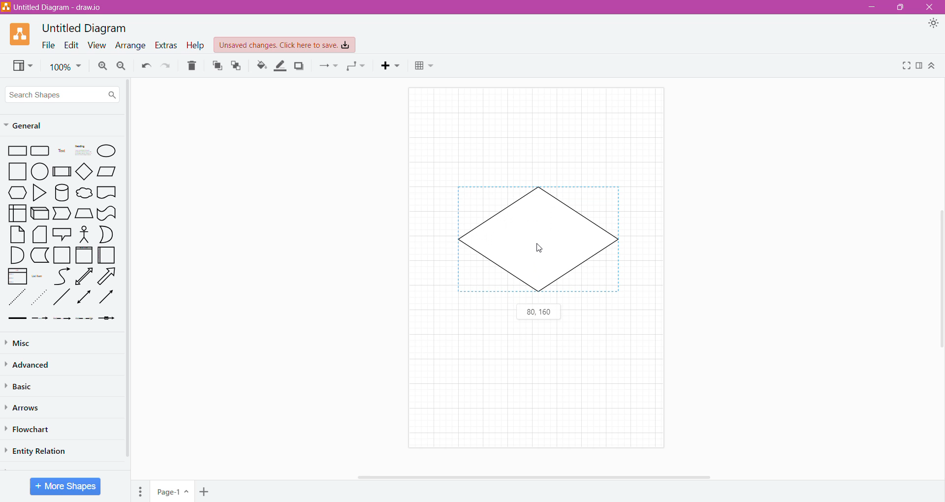 The width and height of the screenshot is (945, 502). Describe the element at coordinates (205, 491) in the screenshot. I see `Insert Page` at that location.